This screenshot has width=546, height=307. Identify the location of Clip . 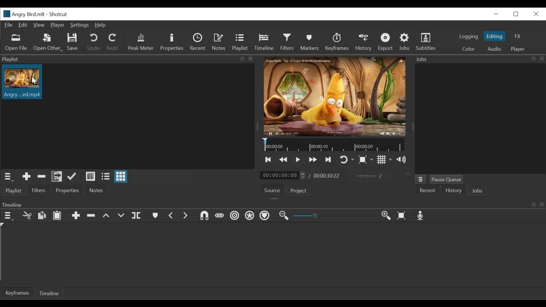
(22, 84).